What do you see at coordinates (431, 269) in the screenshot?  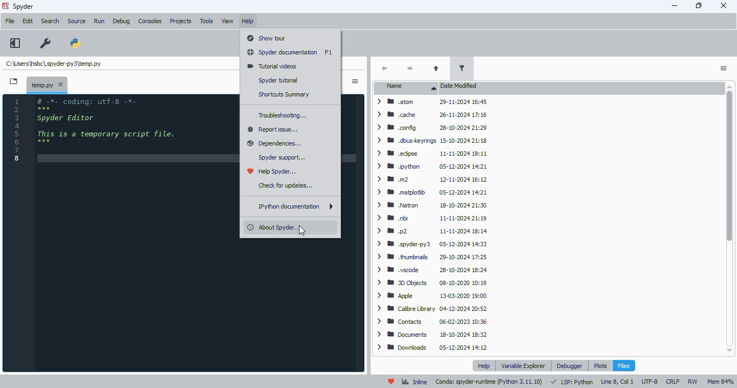 I see `> BB .vscode 28-10-2024 18:24` at bounding box center [431, 269].